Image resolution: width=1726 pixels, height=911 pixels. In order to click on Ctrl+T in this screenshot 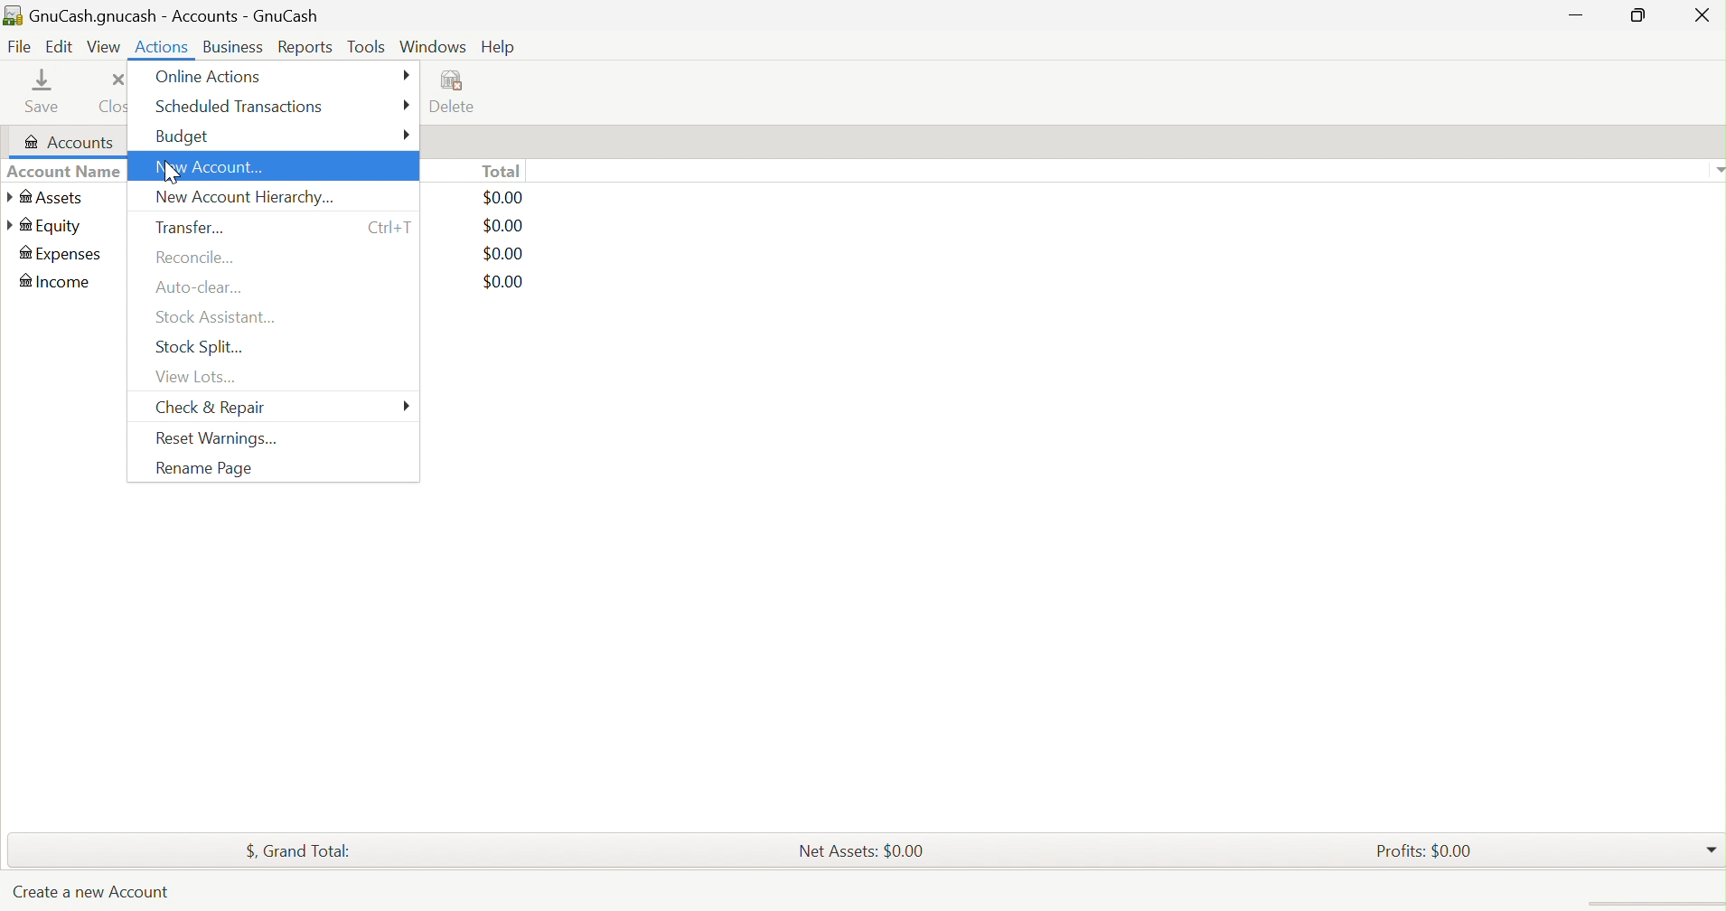, I will do `click(392, 224)`.